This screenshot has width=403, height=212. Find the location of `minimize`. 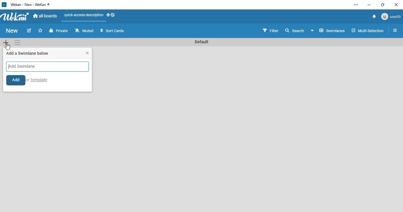

minimize is located at coordinates (369, 5).